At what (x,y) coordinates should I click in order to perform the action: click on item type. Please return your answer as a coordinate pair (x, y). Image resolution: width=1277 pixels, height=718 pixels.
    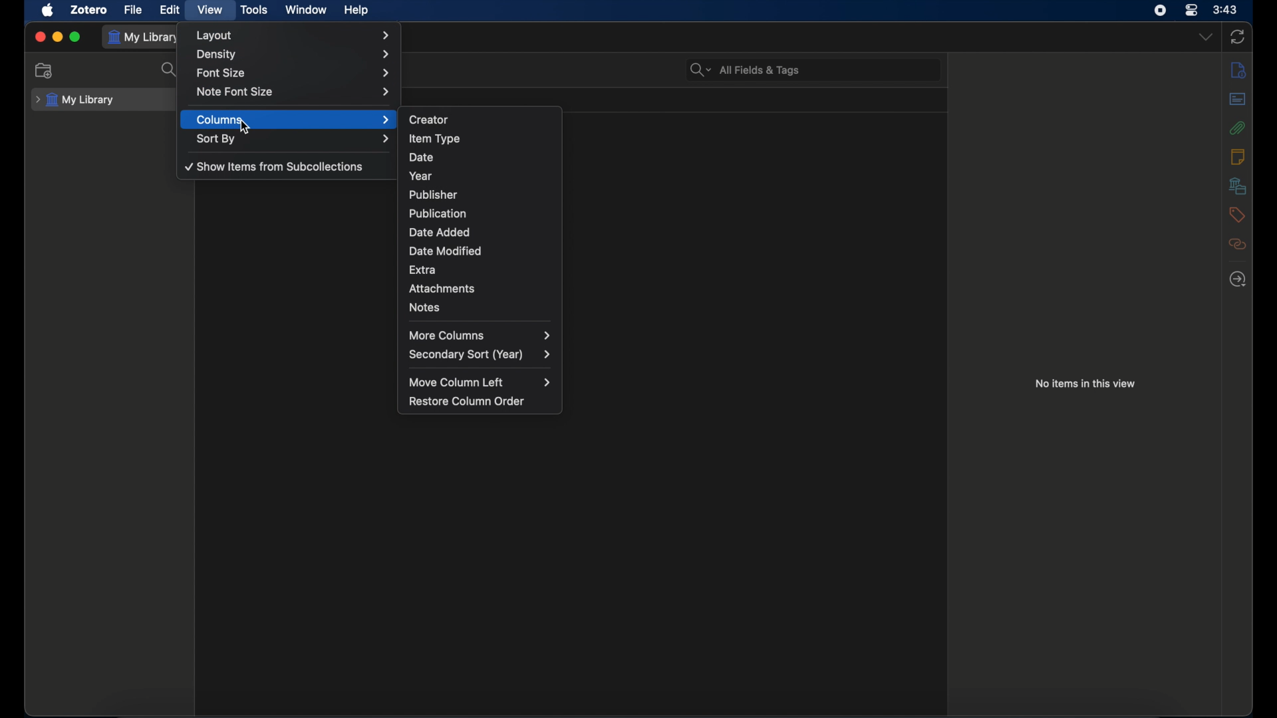
    Looking at the image, I should click on (482, 136).